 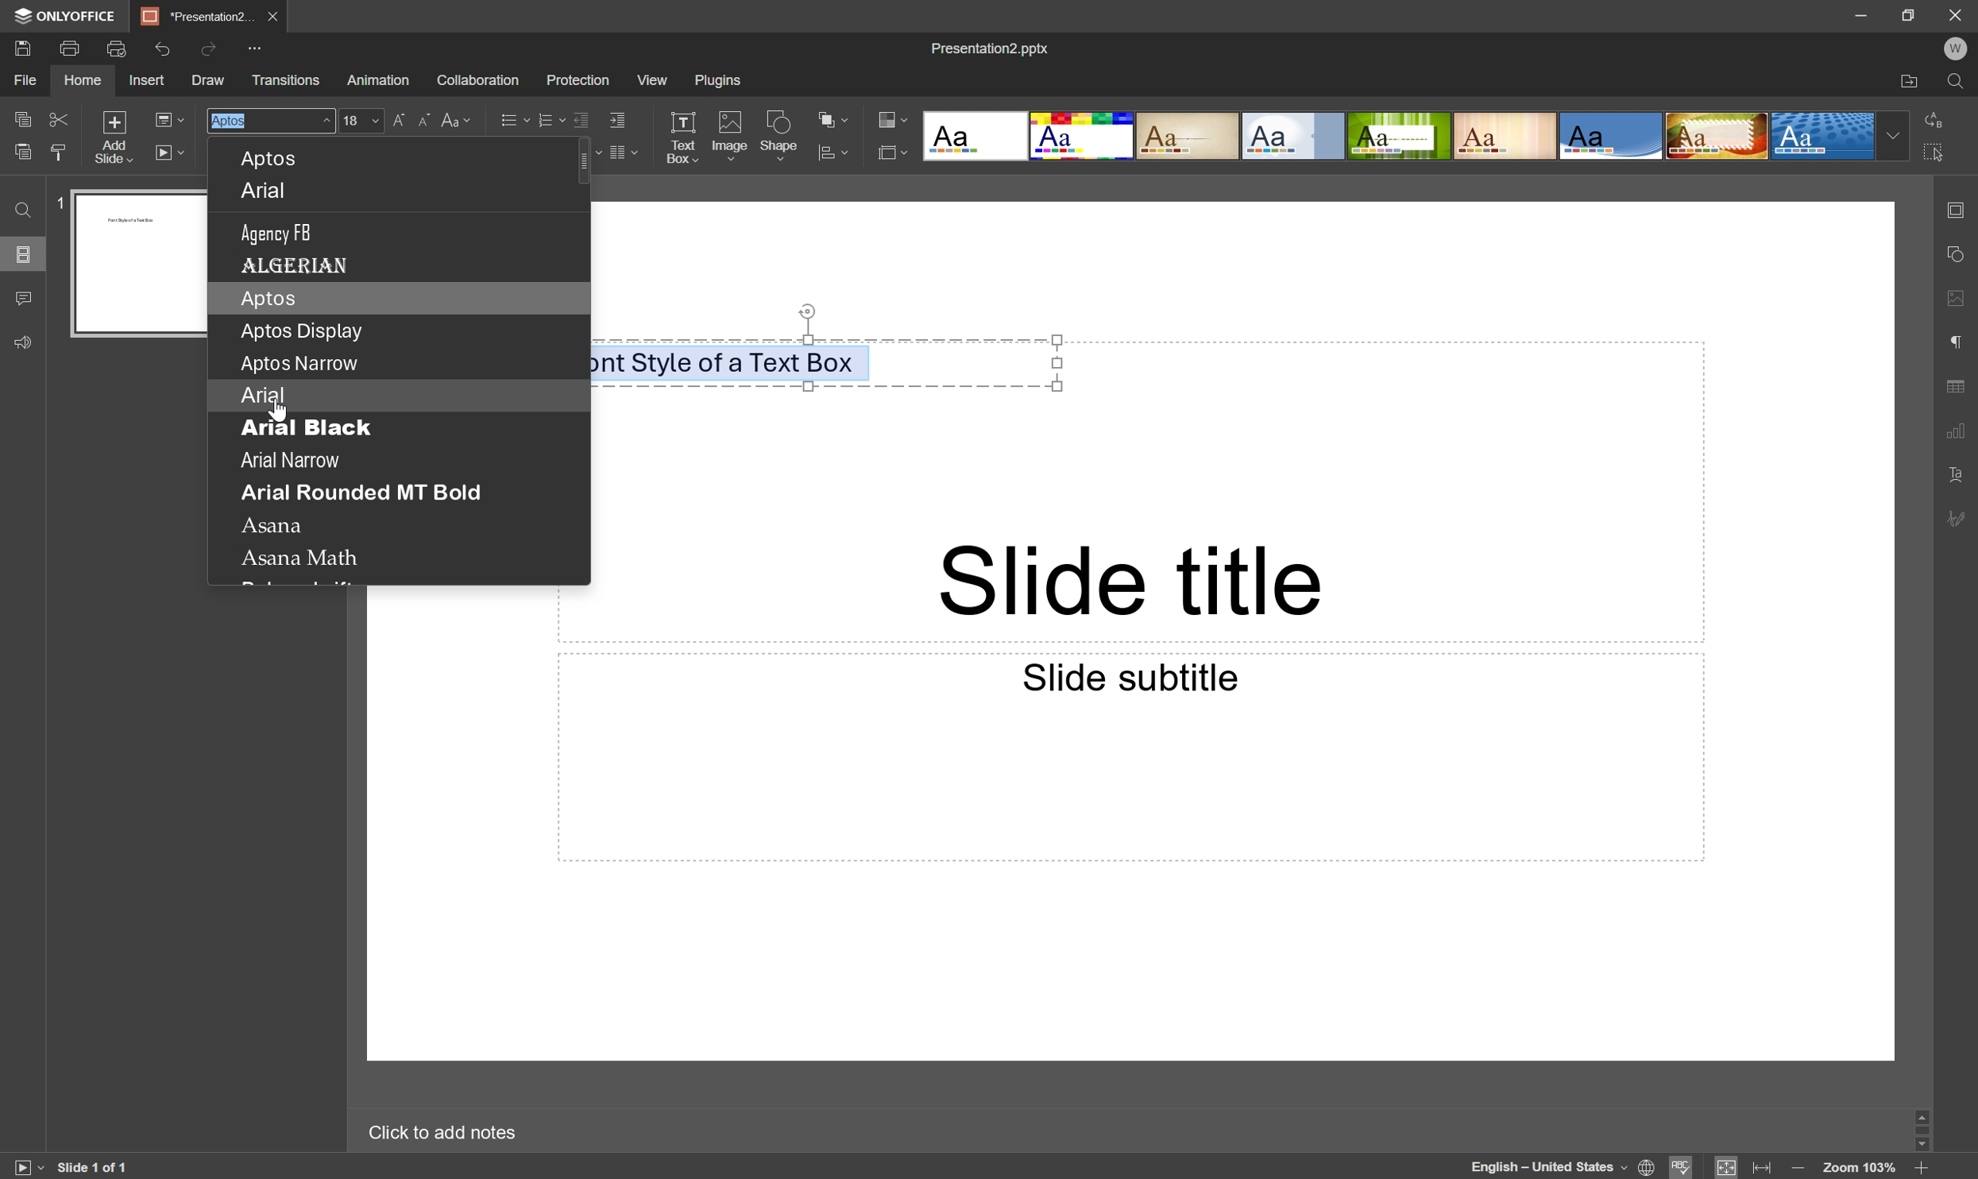 What do you see at coordinates (114, 135) in the screenshot?
I see `Add slide` at bounding box center [114, 135].